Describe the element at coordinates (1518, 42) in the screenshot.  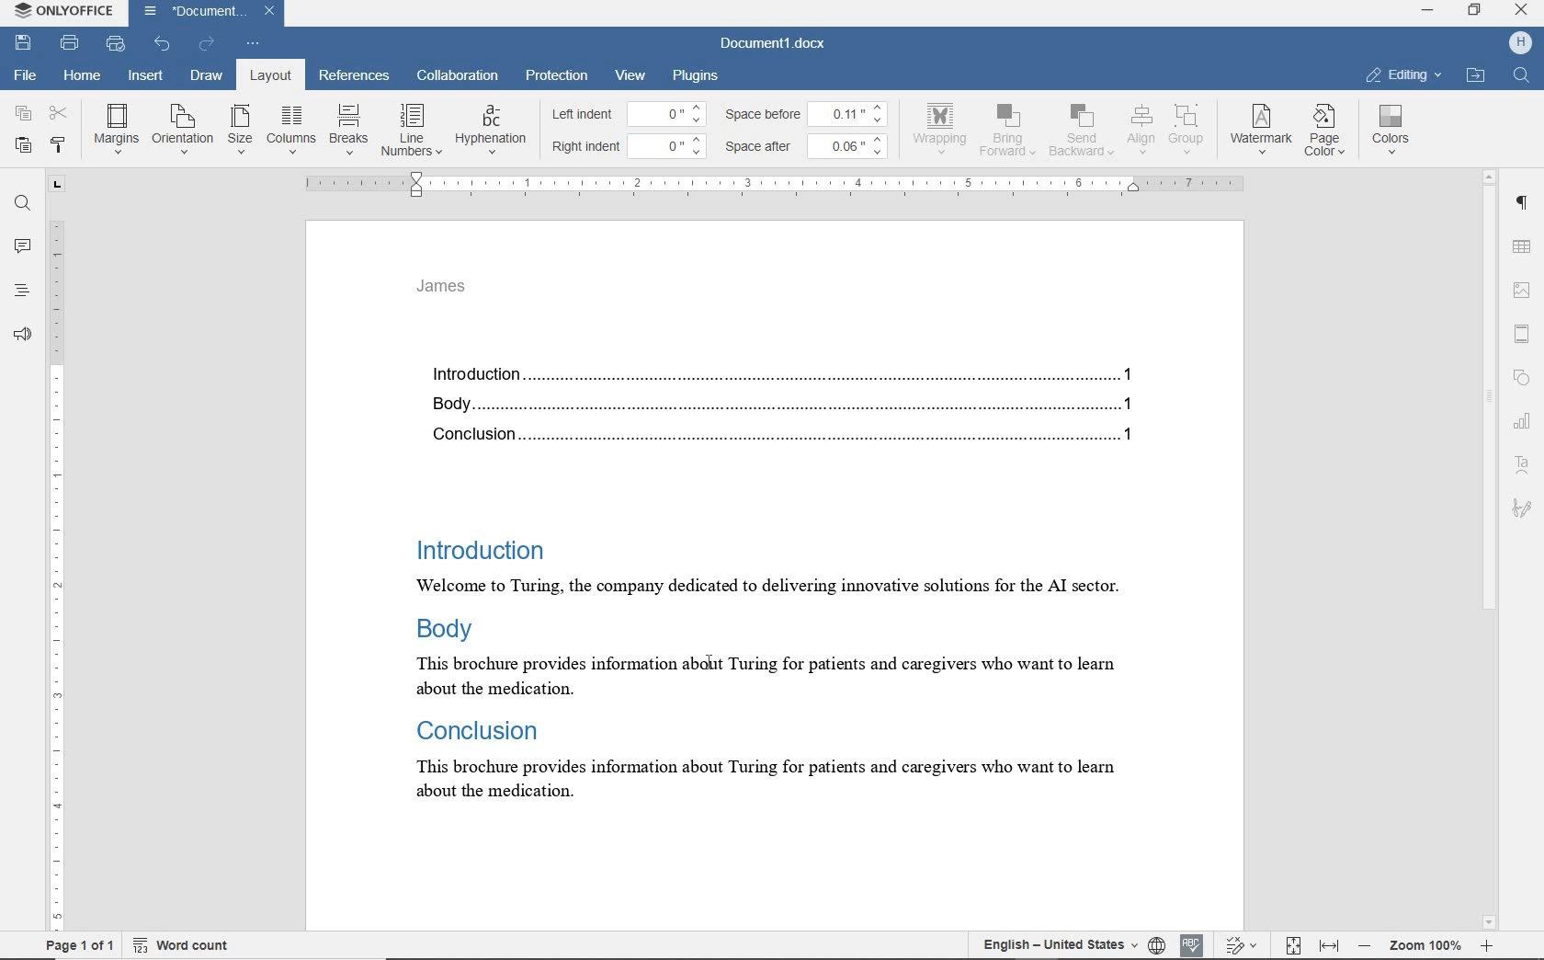
I see `profile` at that location.